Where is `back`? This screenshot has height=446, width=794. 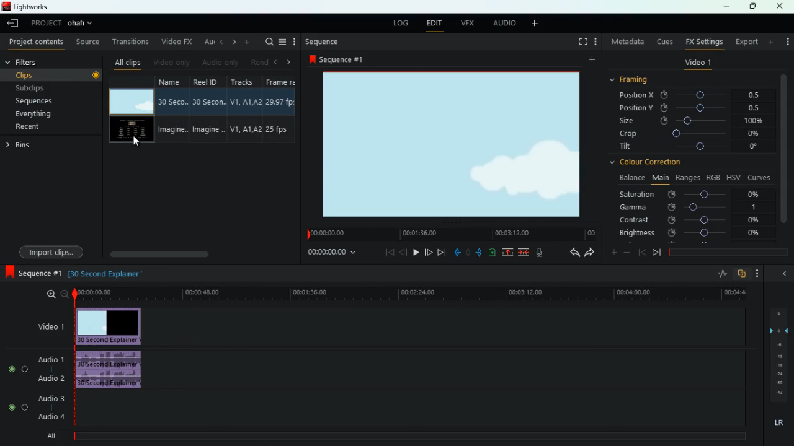
back is located at coordinates (403, 252).